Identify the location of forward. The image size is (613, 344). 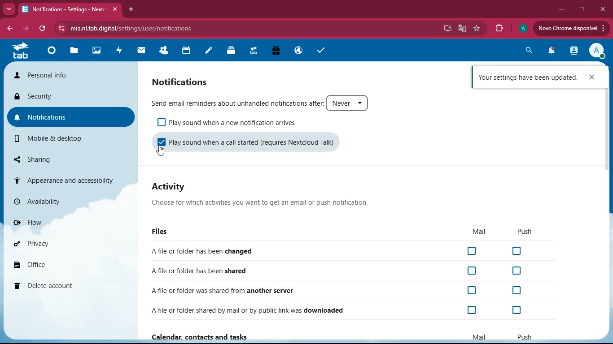
(27, 29).